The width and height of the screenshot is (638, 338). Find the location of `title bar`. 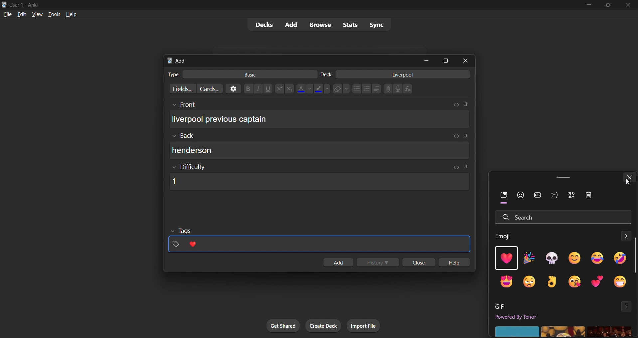

title bar is located at coordinates (287, 4).